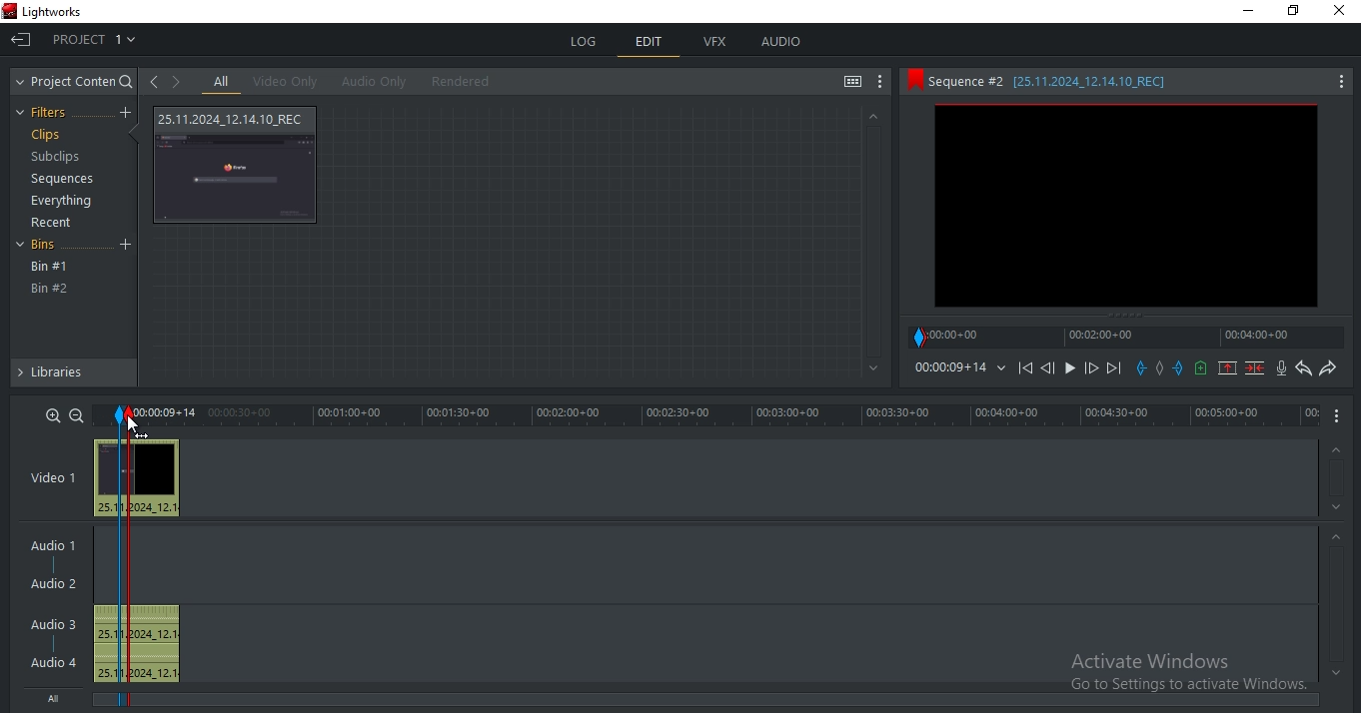  I want to click on add an out mark, so click(1179, 368).